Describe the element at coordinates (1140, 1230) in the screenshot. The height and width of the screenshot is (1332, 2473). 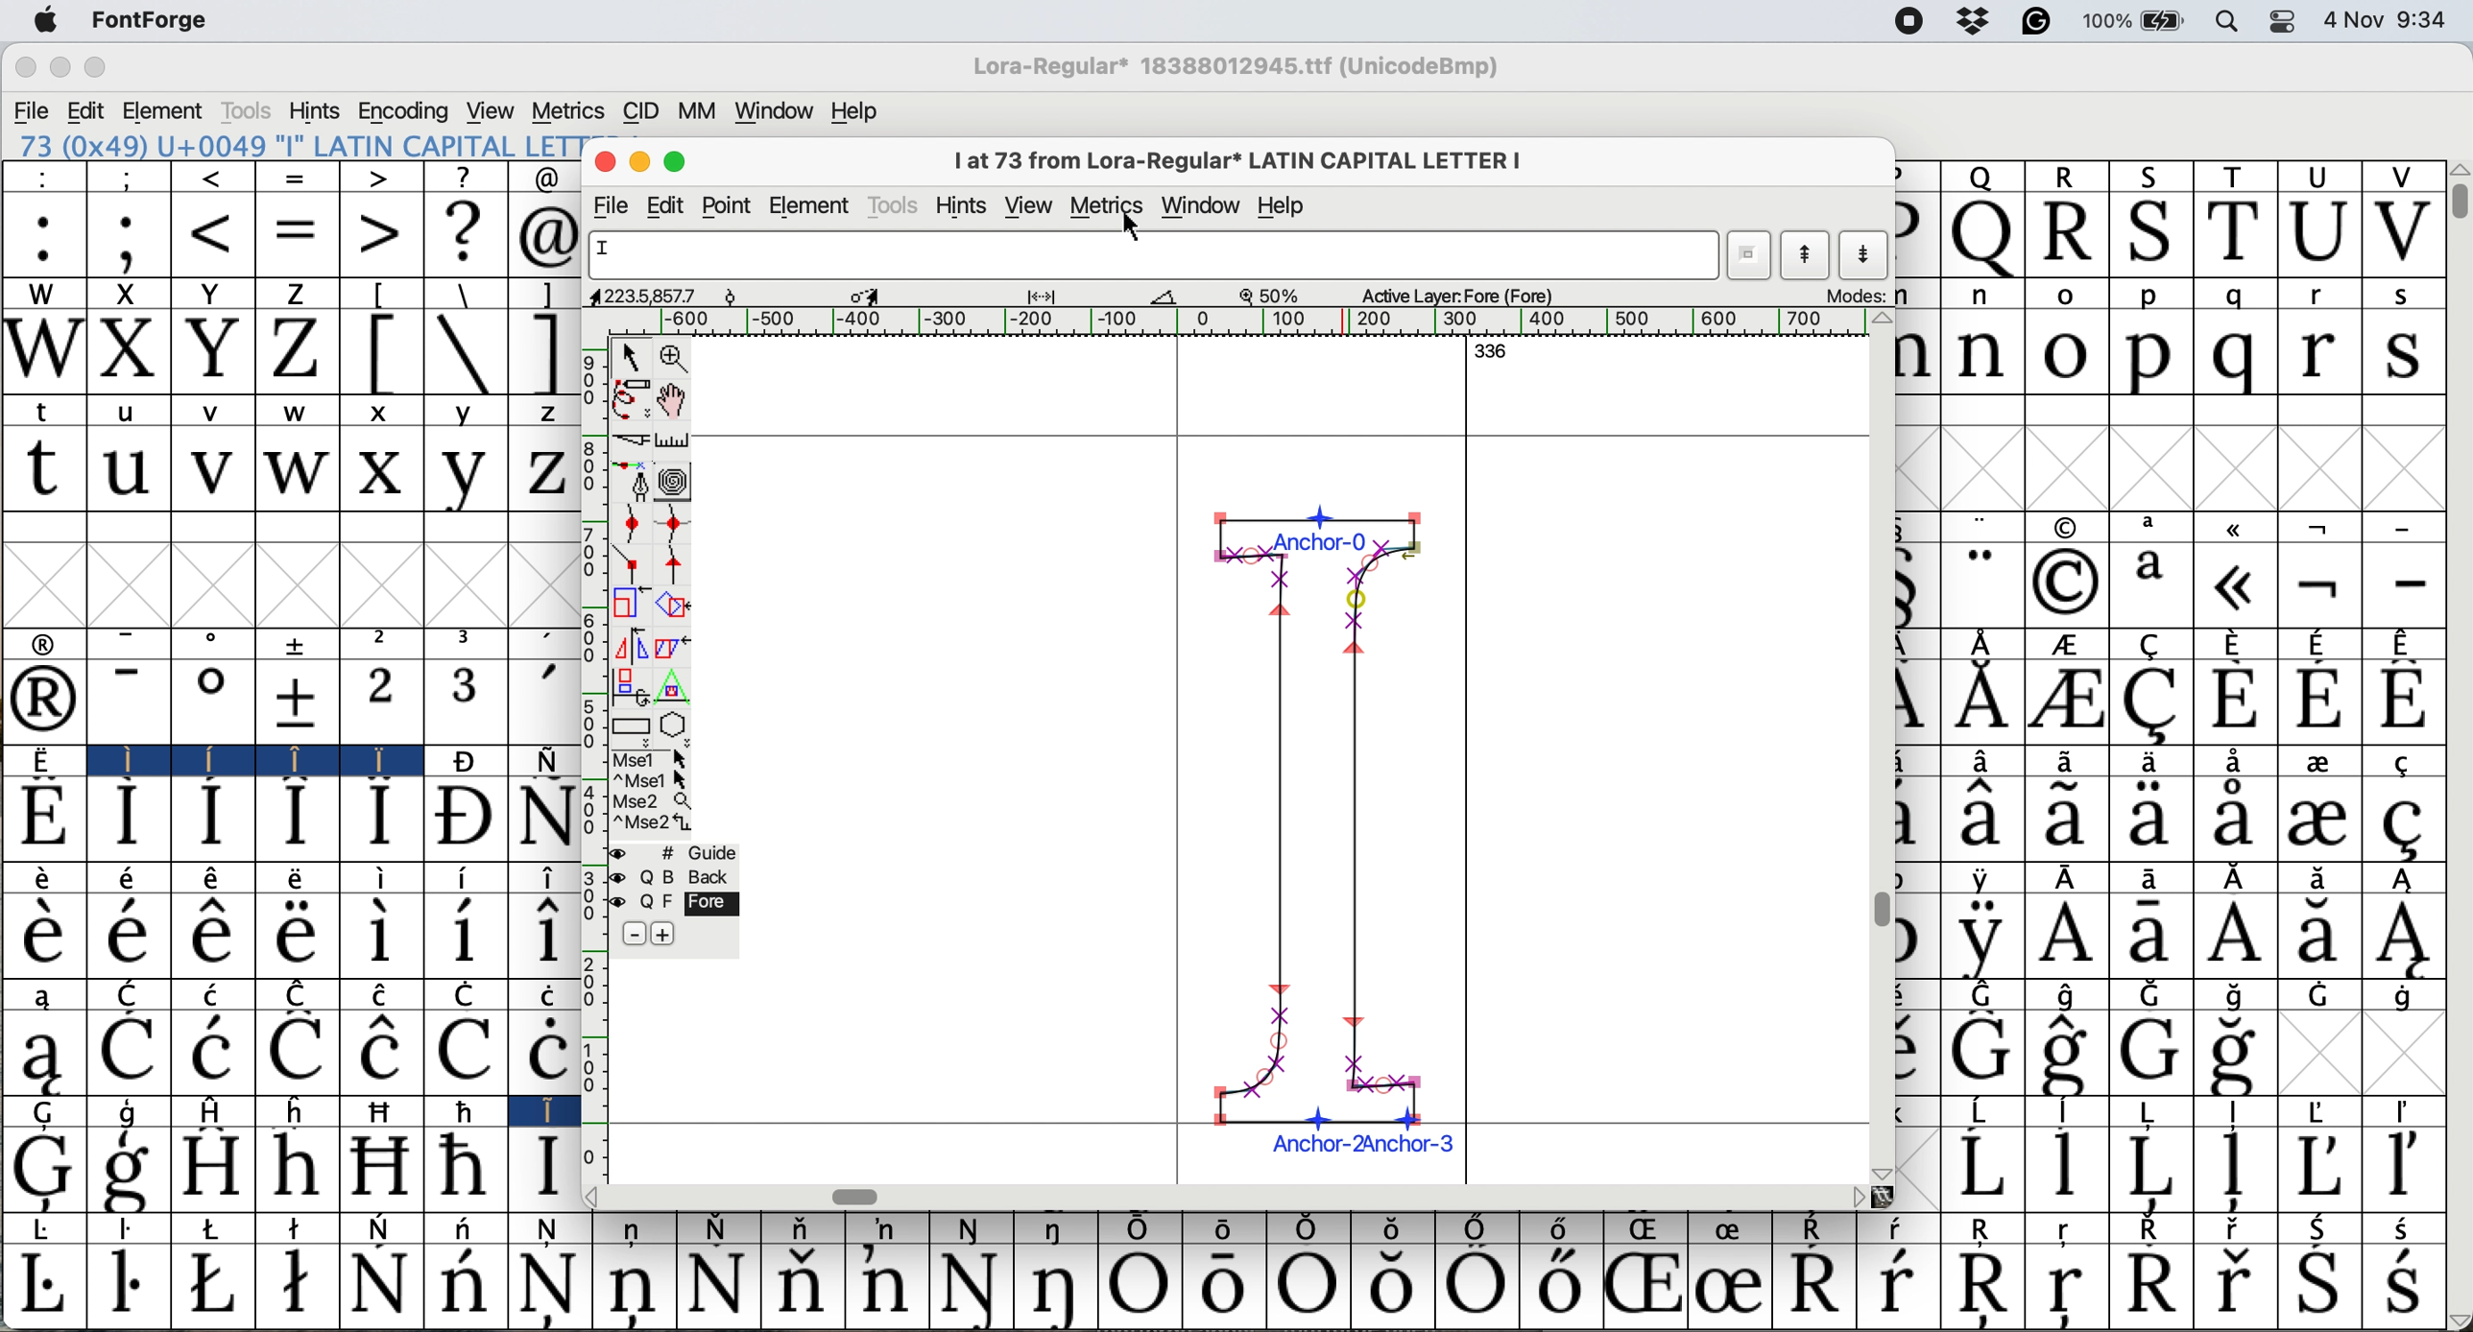
I see `Symbol` at that location.